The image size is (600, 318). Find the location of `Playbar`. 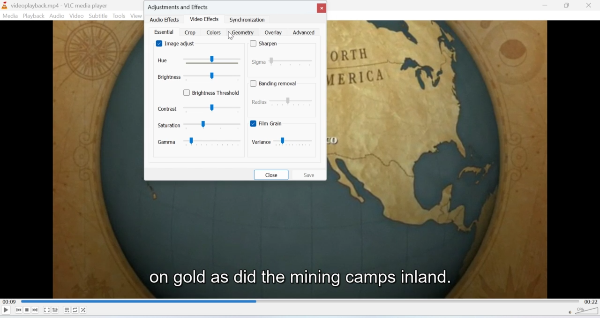

Playbar is located at coordinates (301, 301).